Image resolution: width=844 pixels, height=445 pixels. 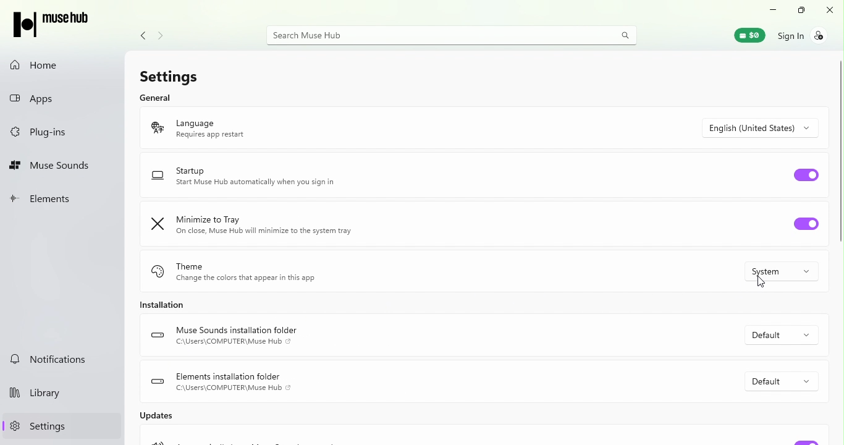 What do you see at coordinates (52, 100) in the screenshot?
I see `Apps` at bounding box center [52, 100].